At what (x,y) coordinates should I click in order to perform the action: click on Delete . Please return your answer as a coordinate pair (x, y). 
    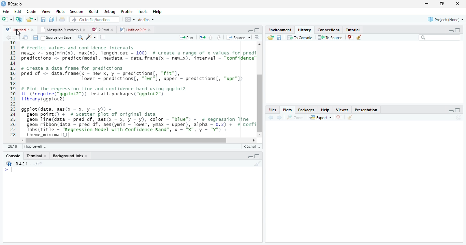
    Looking at the image, I should click on (339, 117).